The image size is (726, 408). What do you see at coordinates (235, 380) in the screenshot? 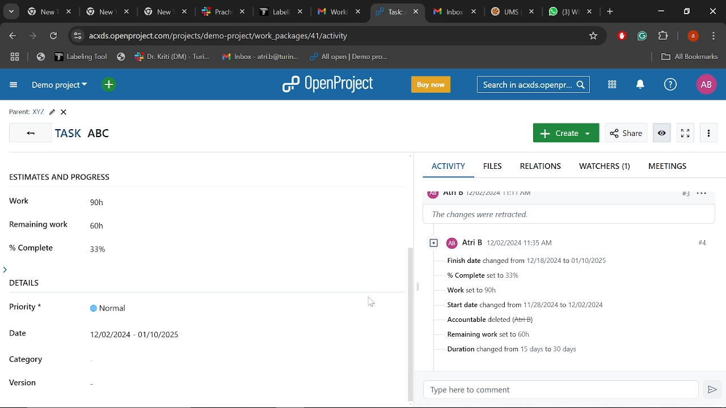
I see `Version` at bounding box center [235, 380].